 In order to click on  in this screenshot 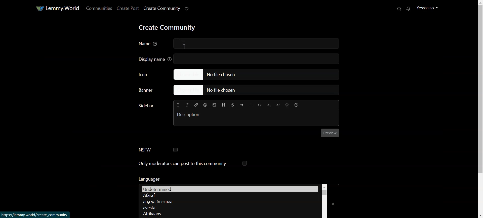, I will do `click(168, 28)`.